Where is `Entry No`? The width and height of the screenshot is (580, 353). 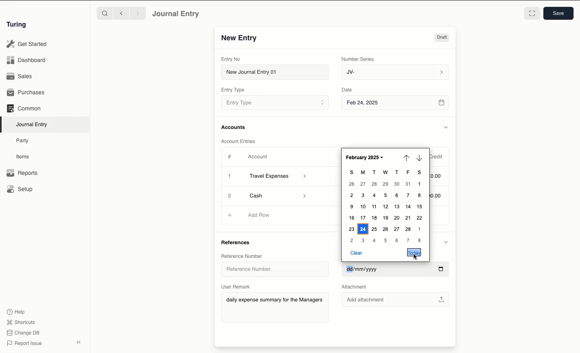
Entry No is located at coordinates (231, 59).